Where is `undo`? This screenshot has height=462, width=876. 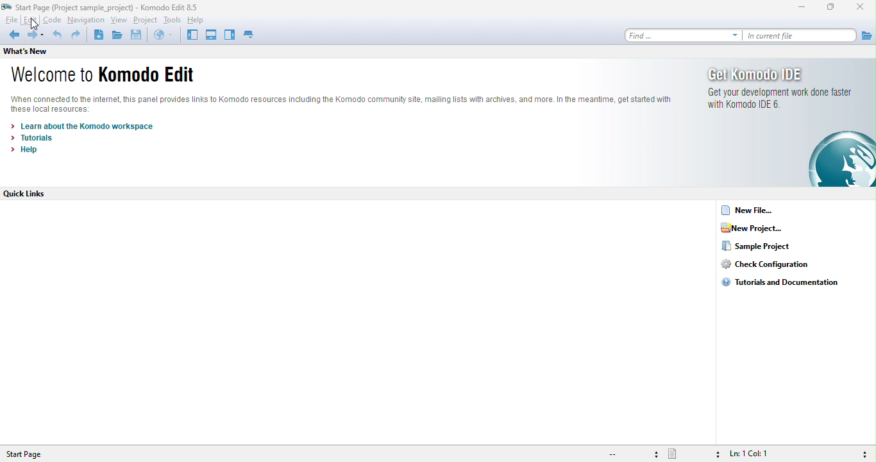 undo is located at coordinates (58, 37).